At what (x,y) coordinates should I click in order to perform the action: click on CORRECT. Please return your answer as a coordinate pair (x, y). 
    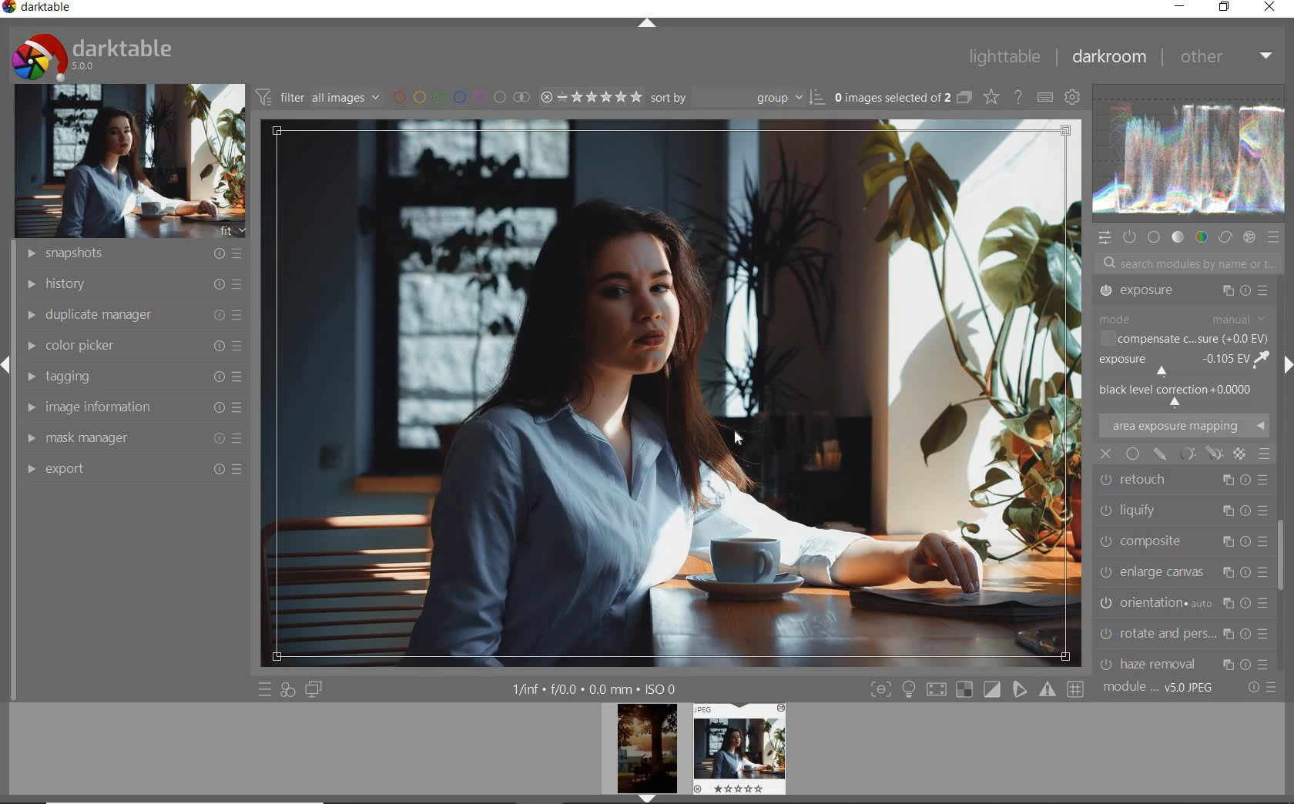
    Looking at the image, I should click on (1225, 236).